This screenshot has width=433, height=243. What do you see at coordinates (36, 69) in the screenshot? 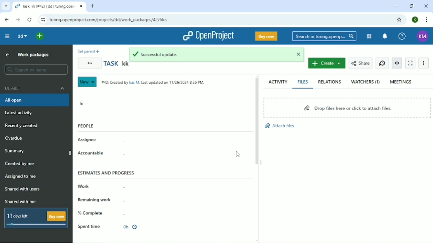
I see `Search by name` at bounding box center [36, 69].